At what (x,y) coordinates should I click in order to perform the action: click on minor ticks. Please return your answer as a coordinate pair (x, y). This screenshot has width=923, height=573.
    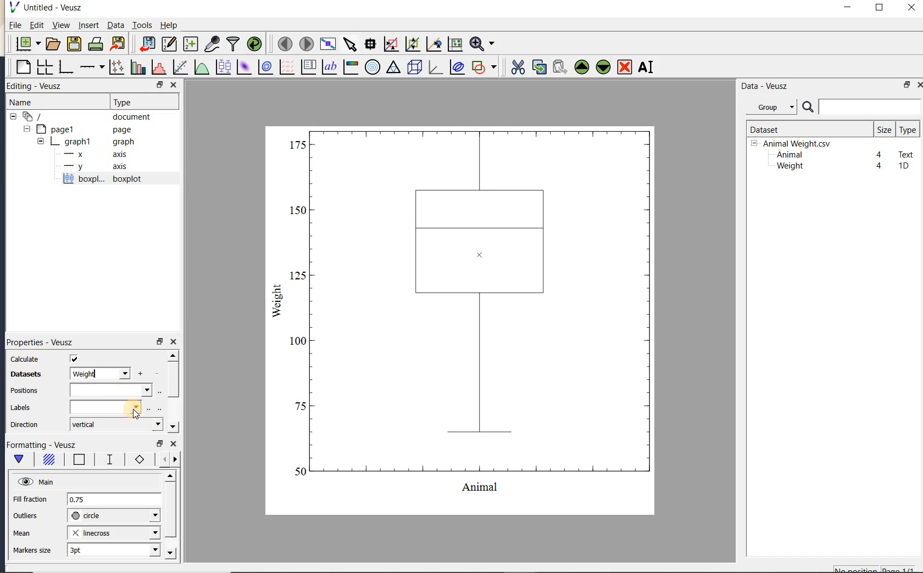
    Looking at the image, I should click on (166, 459).